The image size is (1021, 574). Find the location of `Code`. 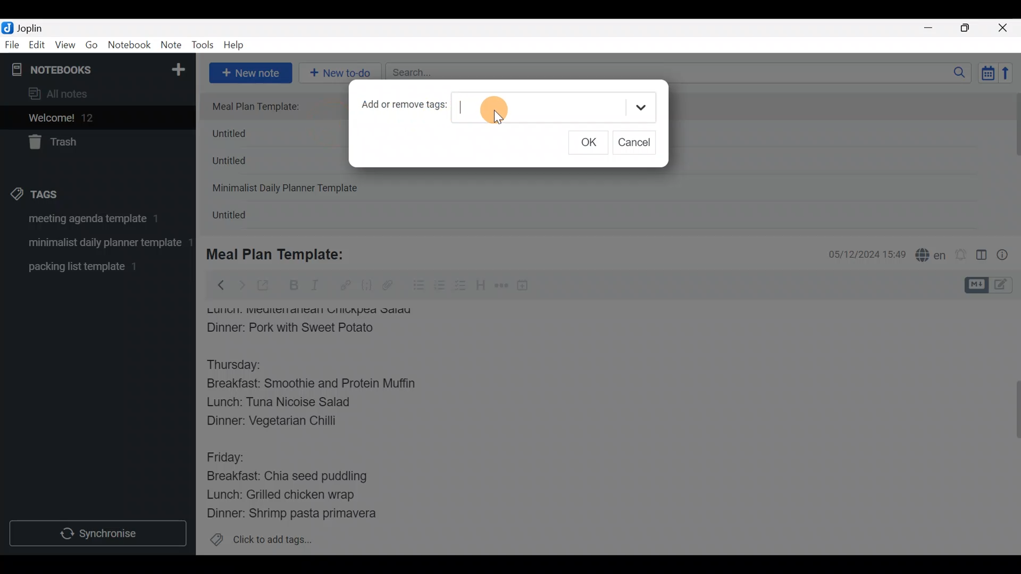

Code is located at coordinates (365, 285).